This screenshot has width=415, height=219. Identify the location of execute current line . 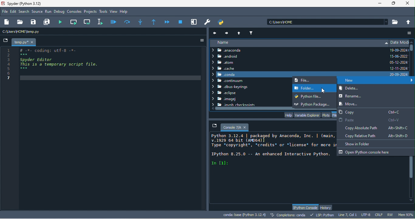
(128, 22).